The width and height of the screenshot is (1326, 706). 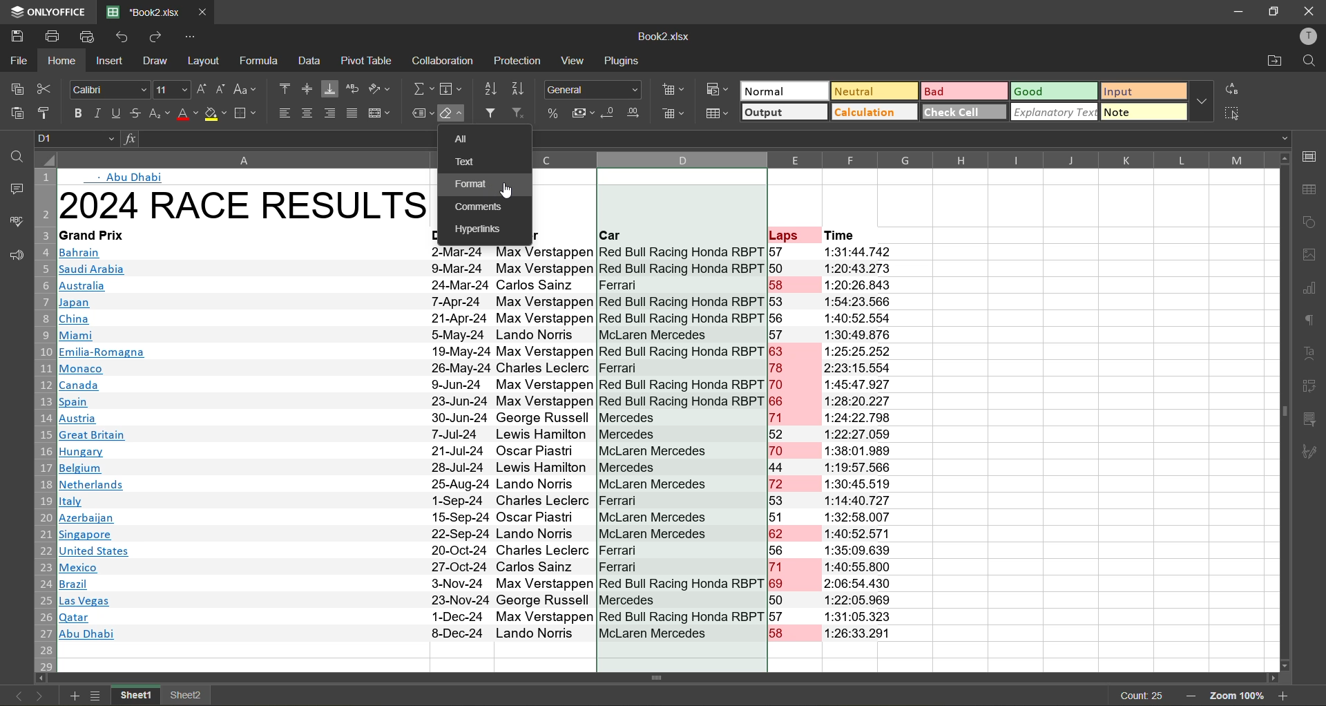 What do you see at coordinates (126, 140) in the screenshot?
I see `input formula` at bounding box center [126, 140].